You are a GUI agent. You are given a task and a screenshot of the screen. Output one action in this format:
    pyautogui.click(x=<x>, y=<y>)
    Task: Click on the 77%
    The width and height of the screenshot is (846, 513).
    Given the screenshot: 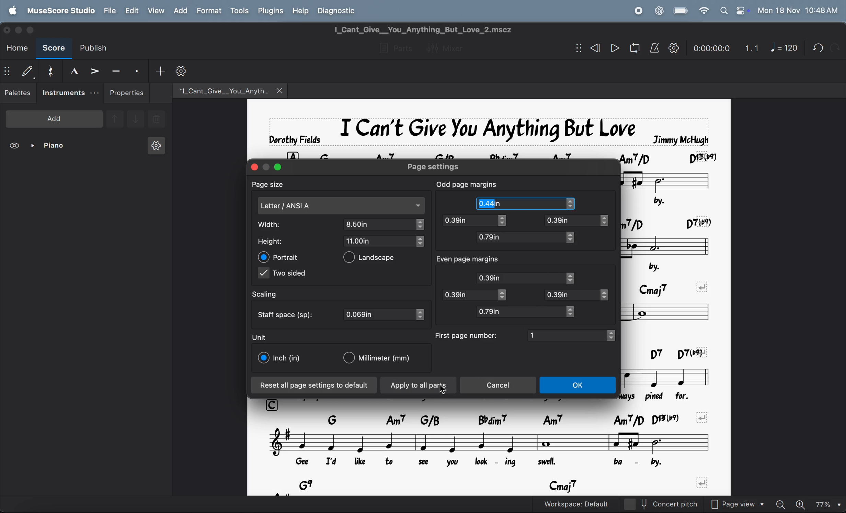 What is the action you would take?
    pyautogui.click(x=828, y=503)
    